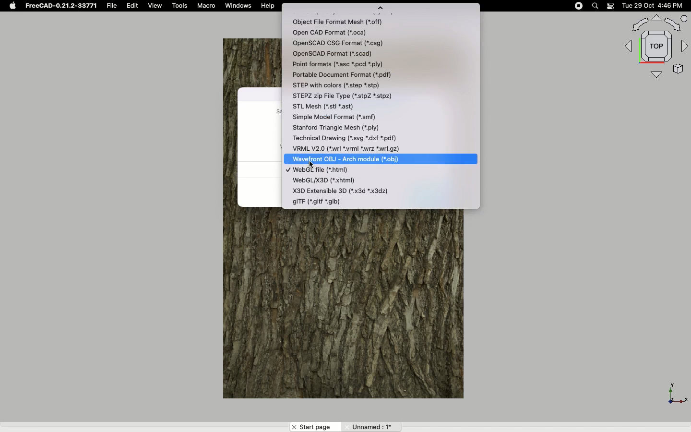 The width and height of the screenshot is (691, 432). I want to click on OpenSCAD CSG format(*.csg), so click(348, 43).